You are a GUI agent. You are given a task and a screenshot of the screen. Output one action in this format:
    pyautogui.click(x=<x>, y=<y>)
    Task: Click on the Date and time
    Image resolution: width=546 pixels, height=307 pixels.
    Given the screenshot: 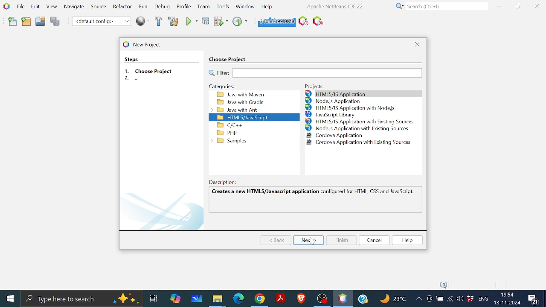 What is the action you would take?
    pyautogui.click(x=505, y=298)
    